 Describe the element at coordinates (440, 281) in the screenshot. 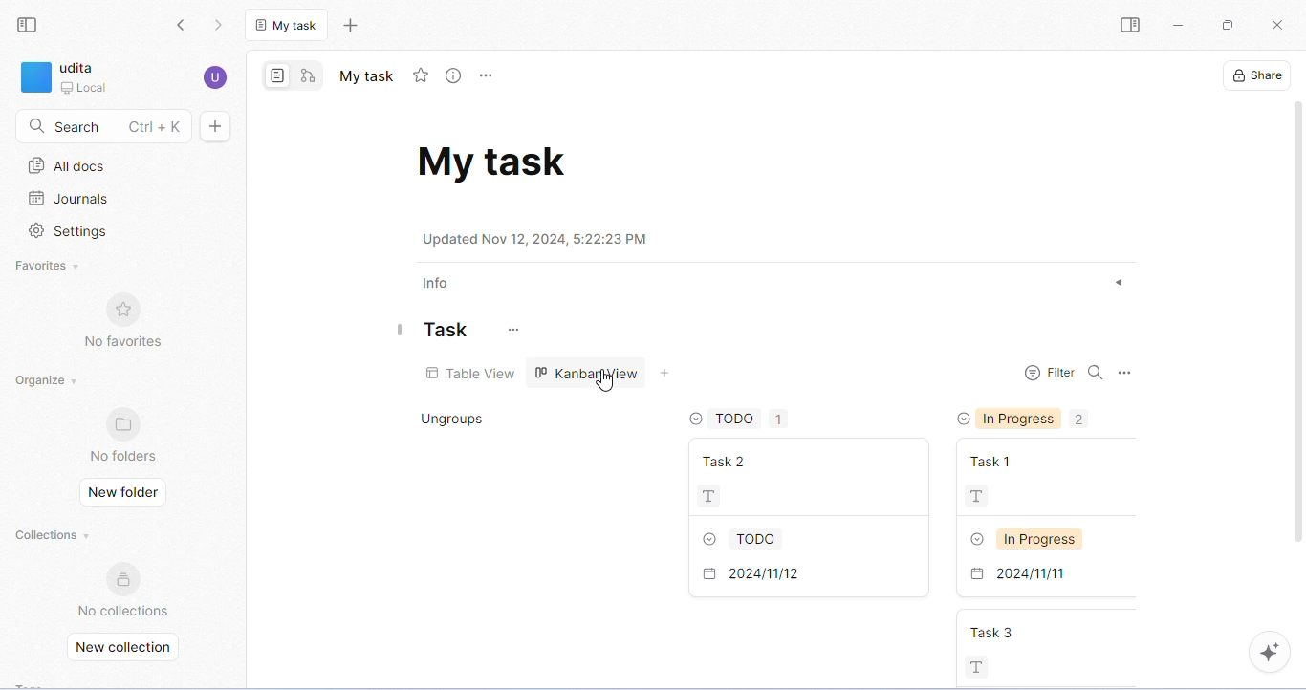

I see `info` at that location.